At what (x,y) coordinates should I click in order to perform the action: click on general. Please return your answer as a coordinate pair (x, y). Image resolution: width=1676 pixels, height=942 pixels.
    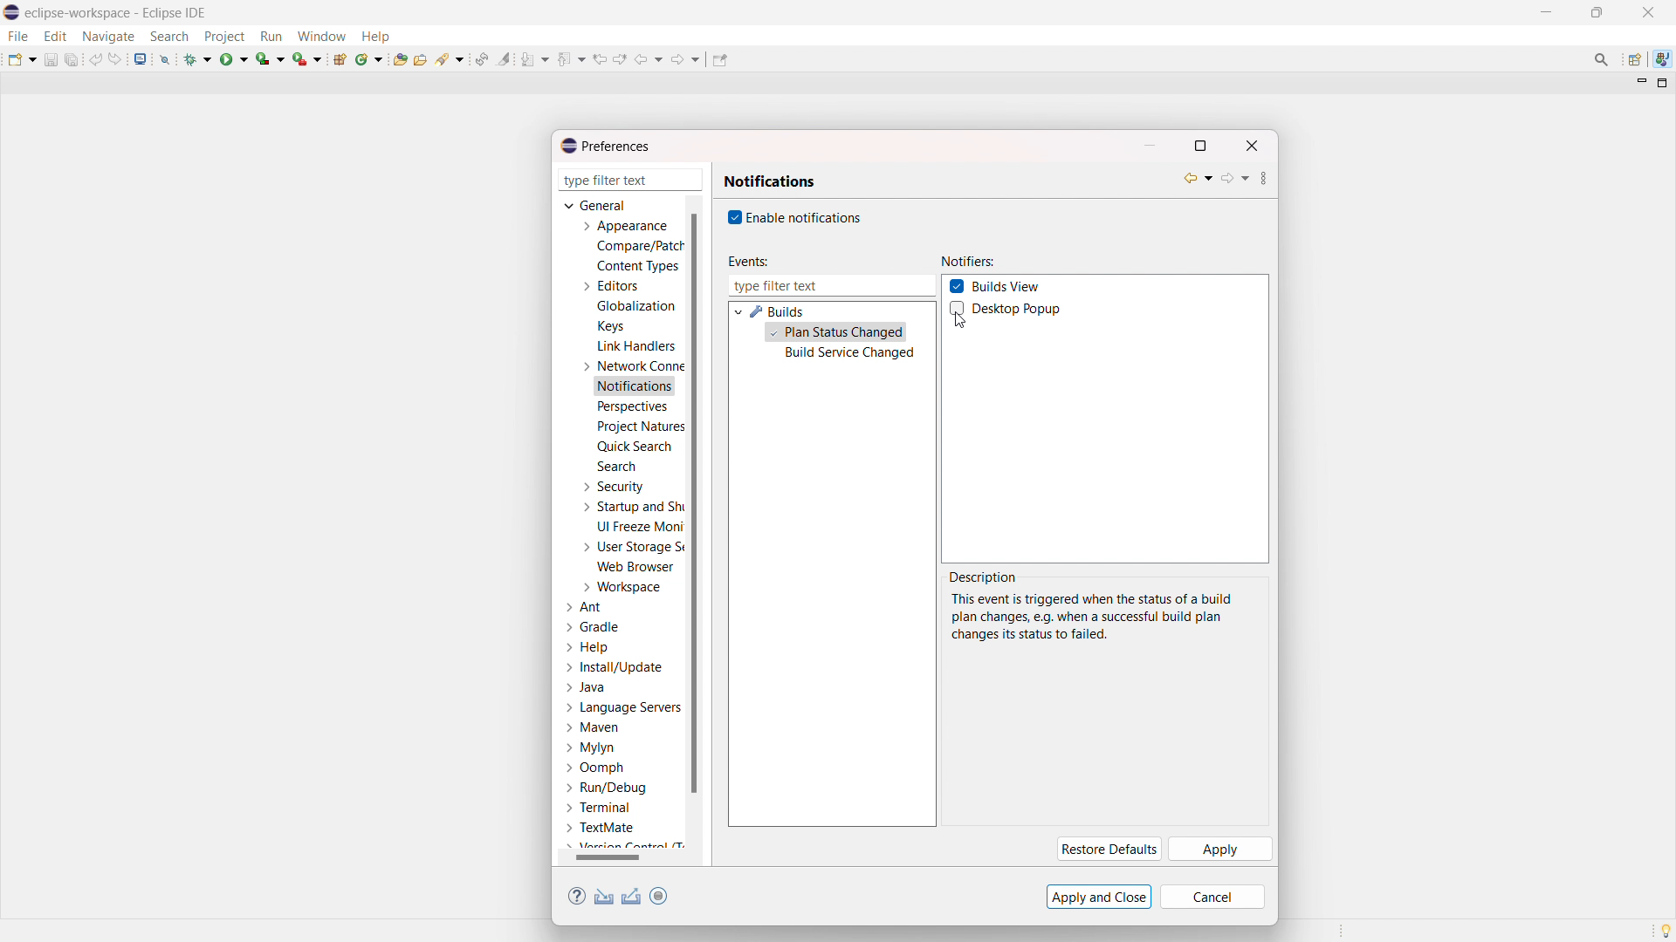
    Looking at the image, I should click on (597, 205).